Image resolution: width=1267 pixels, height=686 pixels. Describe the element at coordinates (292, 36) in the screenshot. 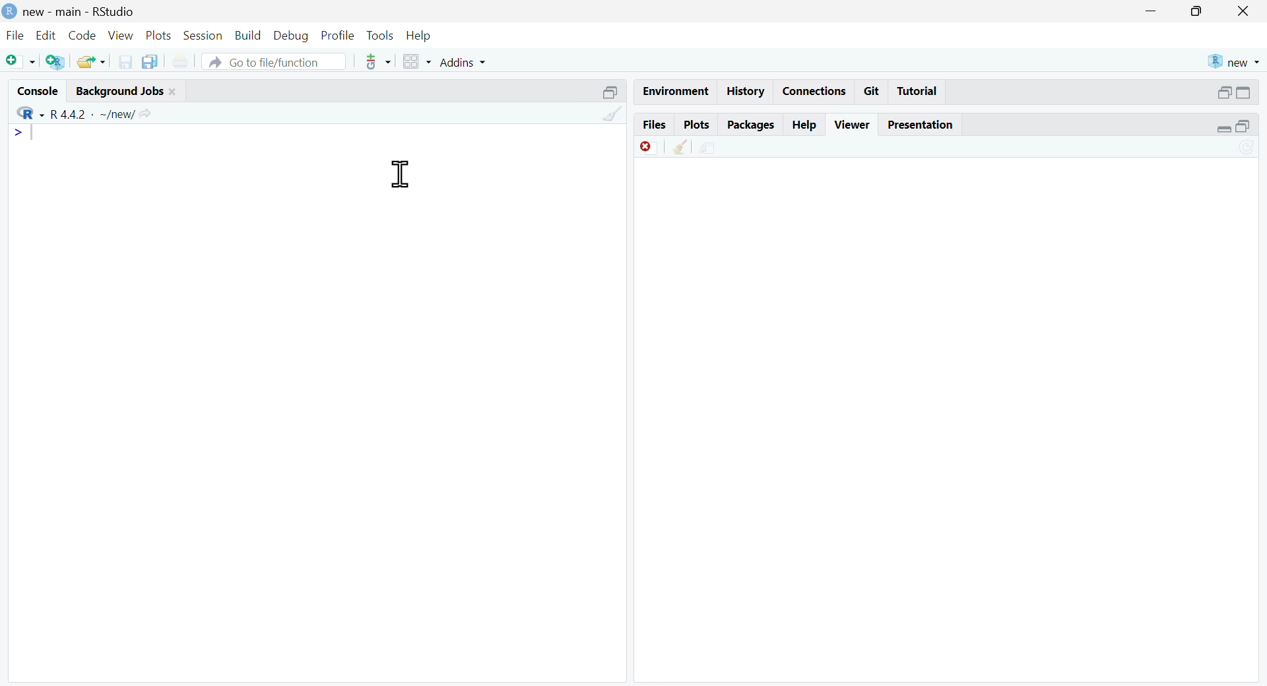

I see `debug` at that location.